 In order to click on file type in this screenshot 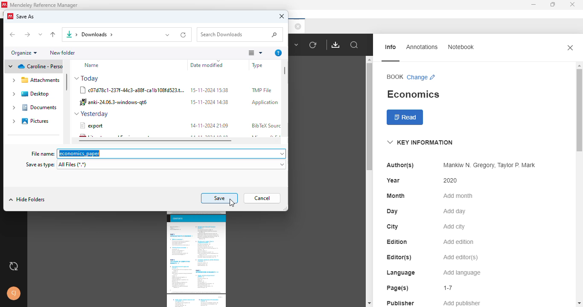, I will do `click(265, 65)`.